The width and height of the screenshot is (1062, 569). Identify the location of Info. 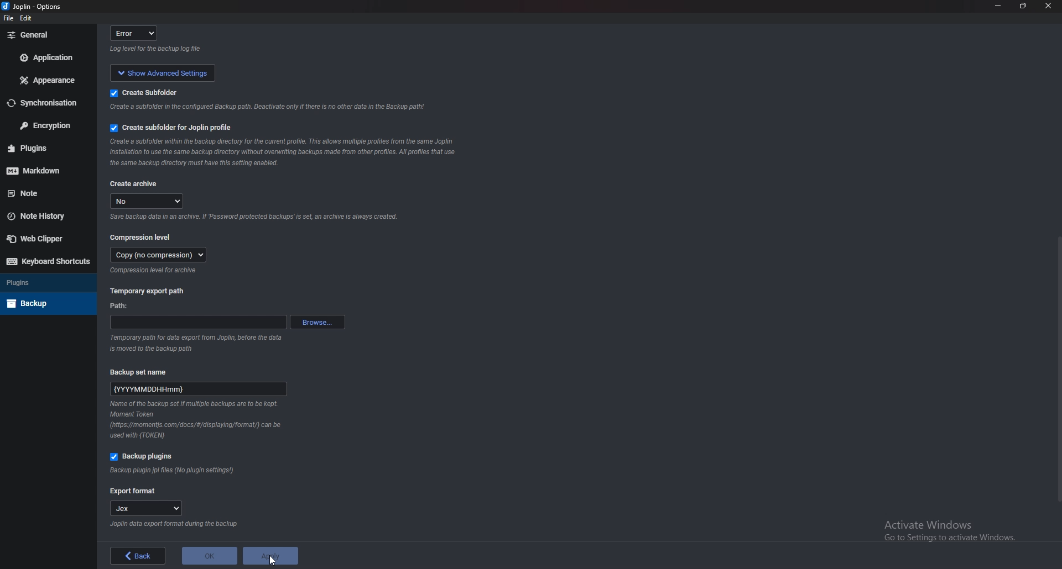
(197, 420).